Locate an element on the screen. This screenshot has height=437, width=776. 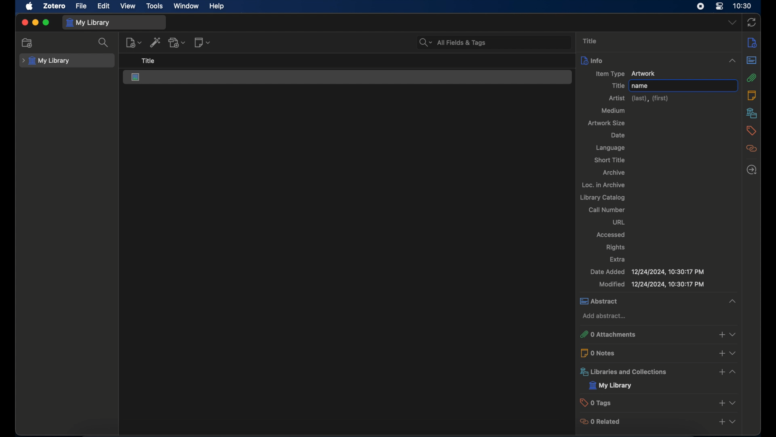
my library is located at coordinates (611, 385).